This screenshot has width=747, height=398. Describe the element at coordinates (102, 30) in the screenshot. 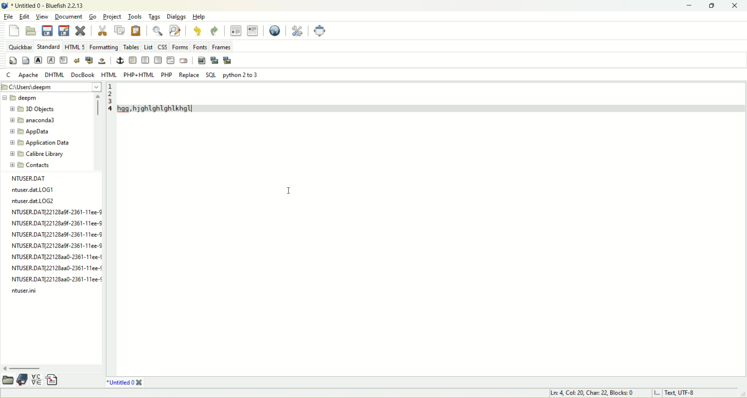

I see `cut` at that location.